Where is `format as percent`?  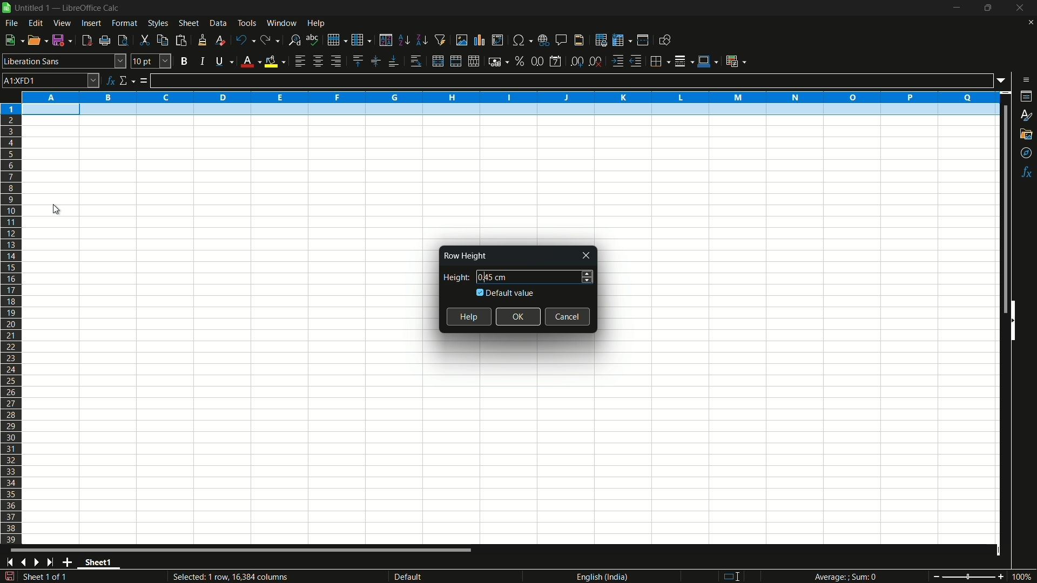
format as percent is located at coordinates (520, 60).